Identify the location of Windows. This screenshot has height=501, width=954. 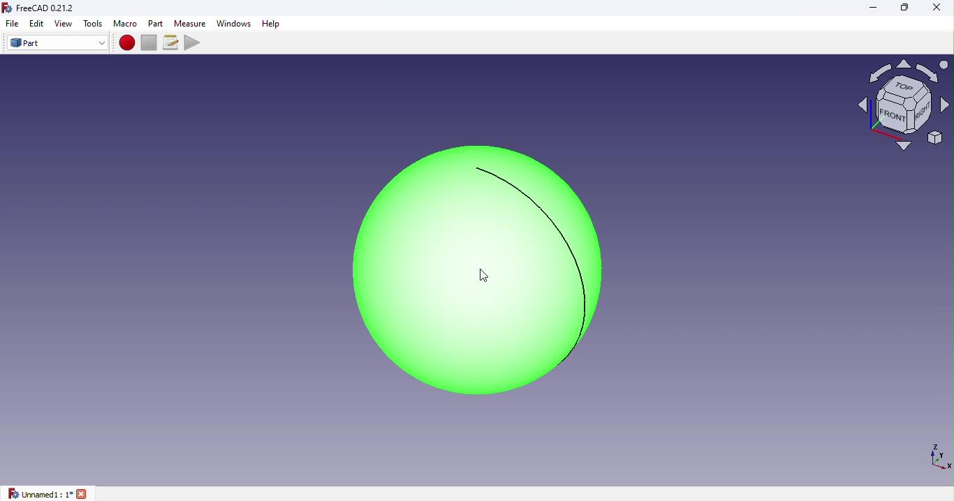
(233, 24).